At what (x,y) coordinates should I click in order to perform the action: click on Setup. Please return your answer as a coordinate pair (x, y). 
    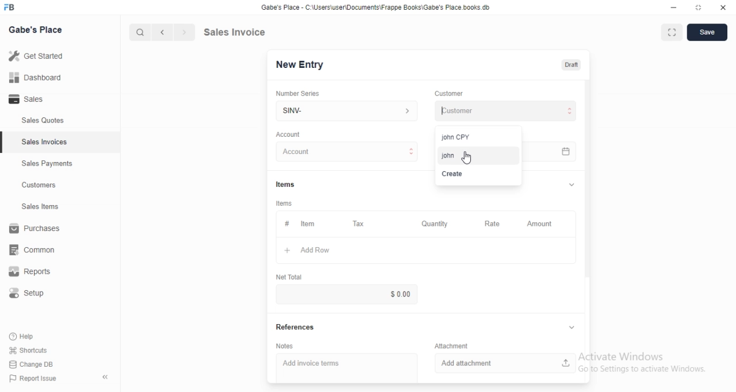
    Looking at the image, I should click on (33, 295).